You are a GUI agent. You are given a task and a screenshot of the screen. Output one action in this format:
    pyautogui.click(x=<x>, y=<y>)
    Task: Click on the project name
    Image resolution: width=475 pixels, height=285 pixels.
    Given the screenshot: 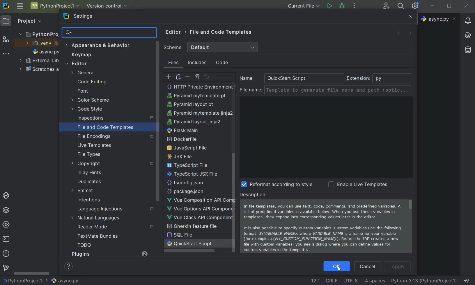 What is the action you would take?
    pyautogui.click(x=25, y=281)
    